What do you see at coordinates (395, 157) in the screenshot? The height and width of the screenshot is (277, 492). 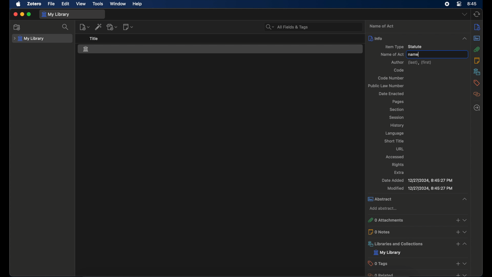 I see `accessed` at bounding box center [395, 157].